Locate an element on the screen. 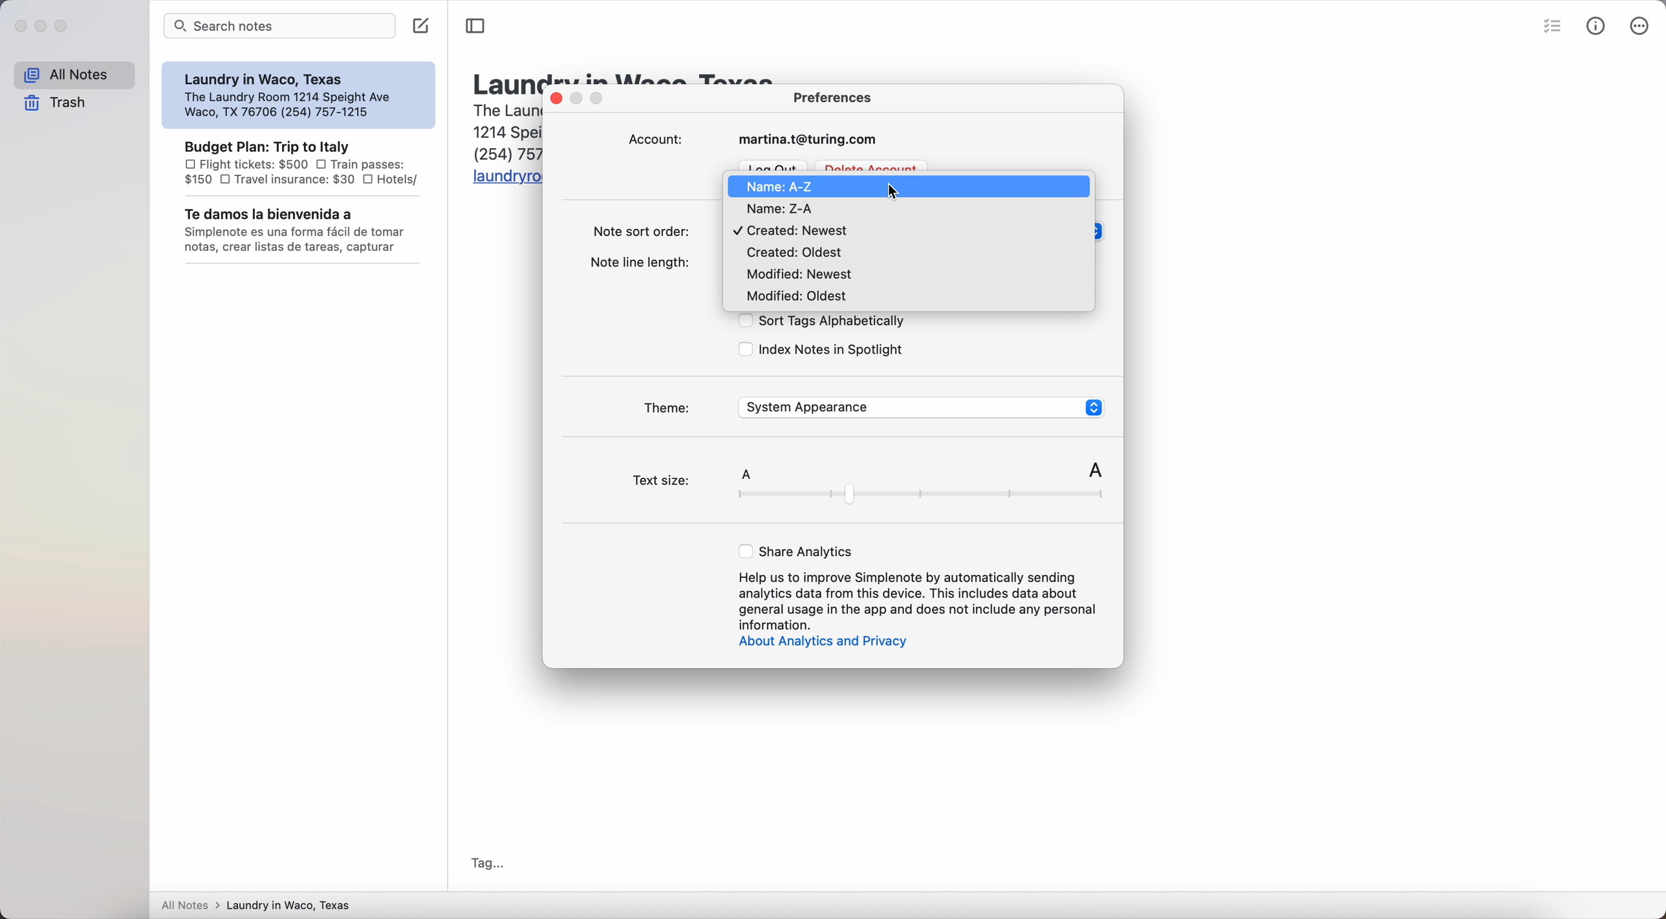 This screenshot has width=1666, height=919. sort tags alphabetically is located at coordinates (819, 322).